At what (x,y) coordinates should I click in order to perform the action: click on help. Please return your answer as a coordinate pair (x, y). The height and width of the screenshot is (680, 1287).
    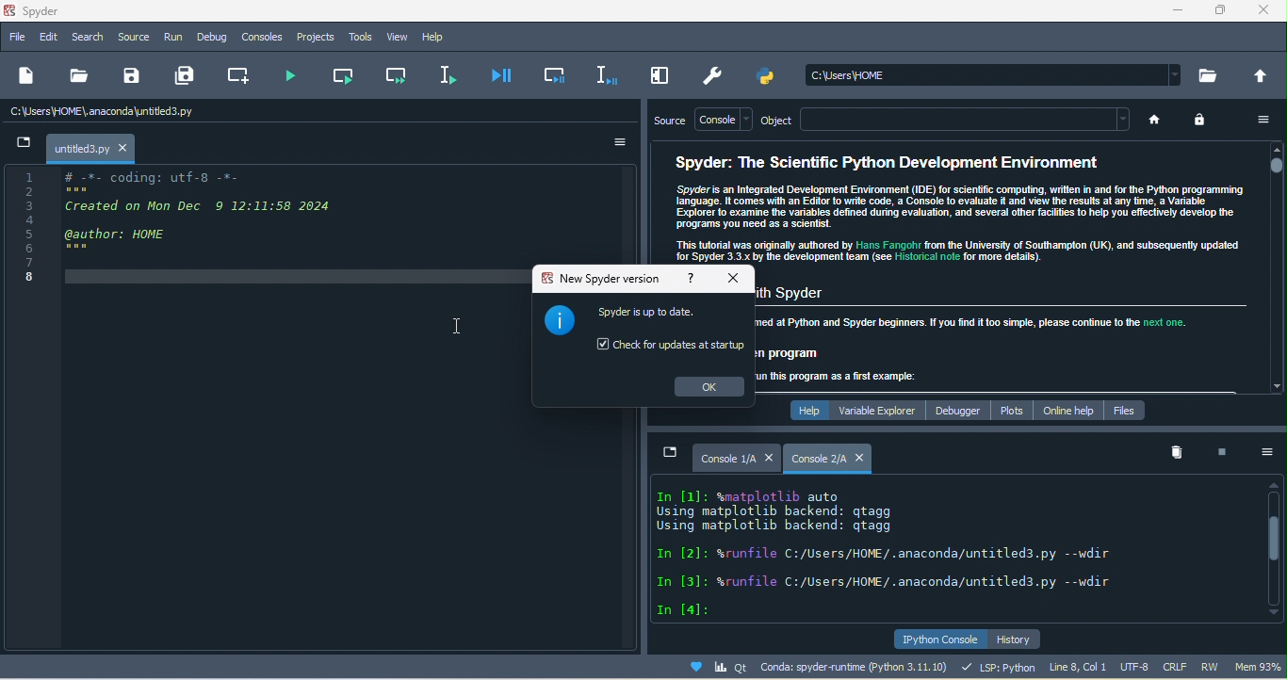
    Looking at the image, I should click on (804, 410).